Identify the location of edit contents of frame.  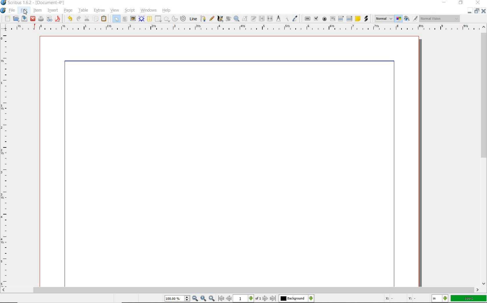
(246, 19).